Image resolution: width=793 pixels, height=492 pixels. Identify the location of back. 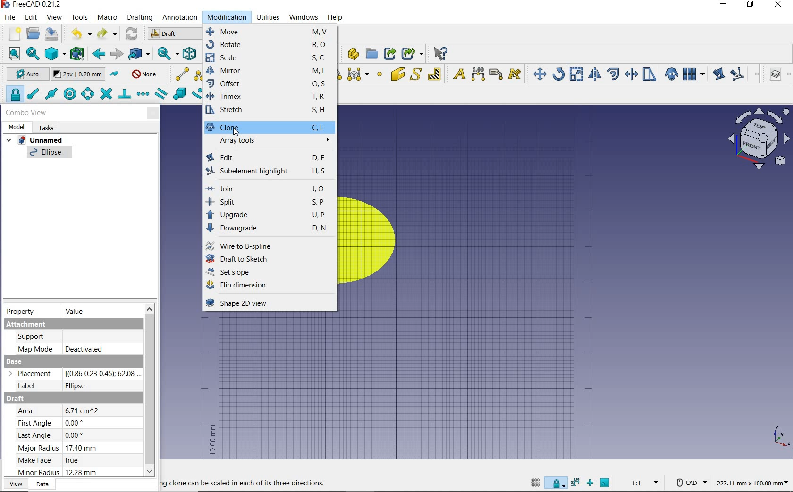
(97, 54).